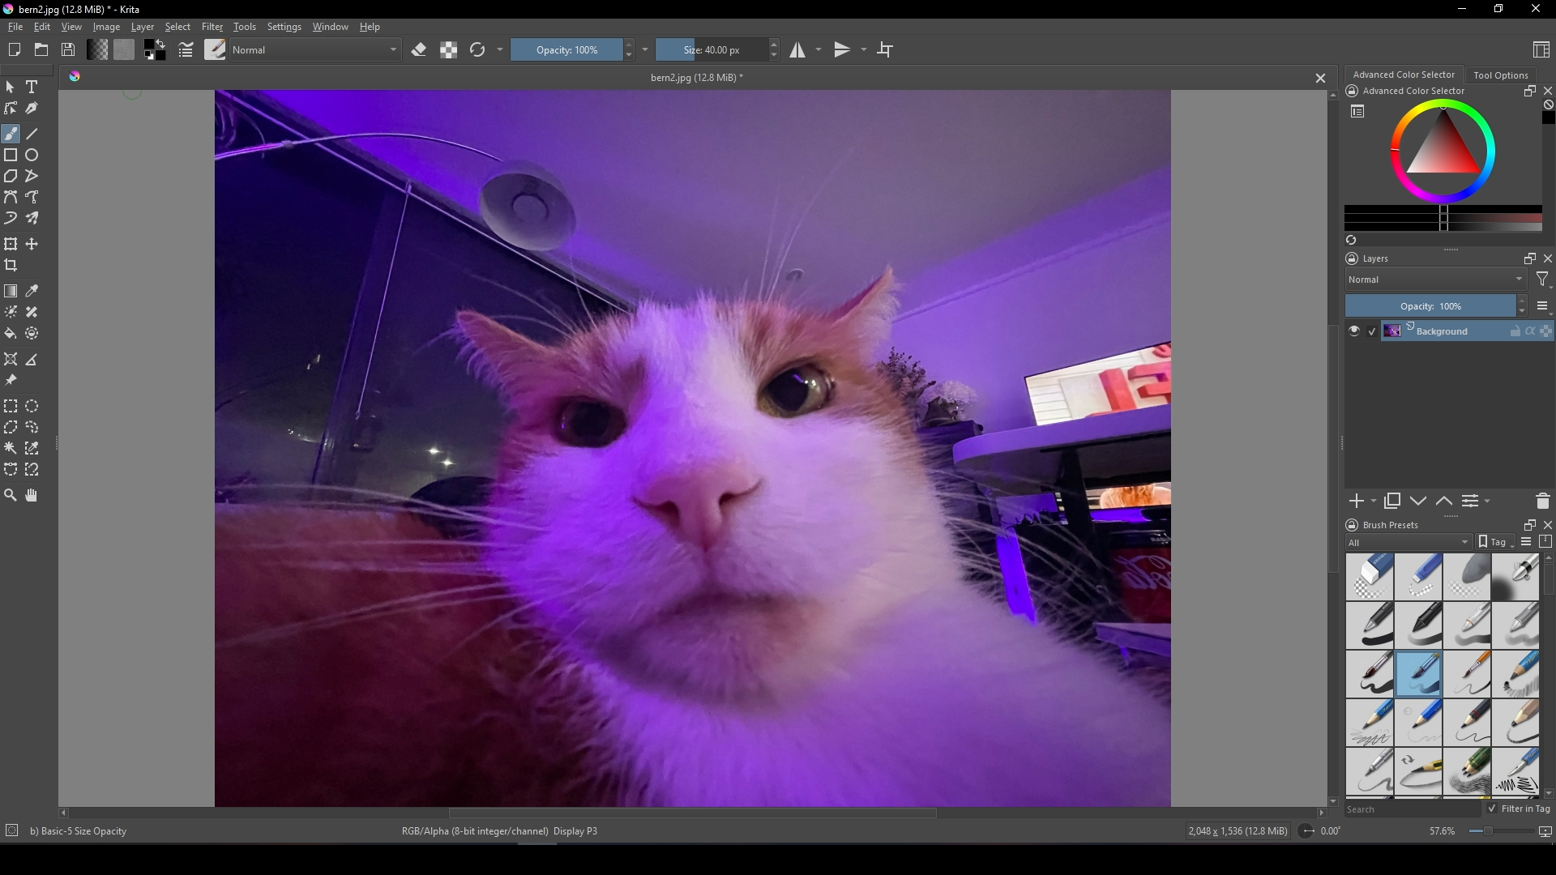  I want to click on Similar color selection tool, so click(32, 447).